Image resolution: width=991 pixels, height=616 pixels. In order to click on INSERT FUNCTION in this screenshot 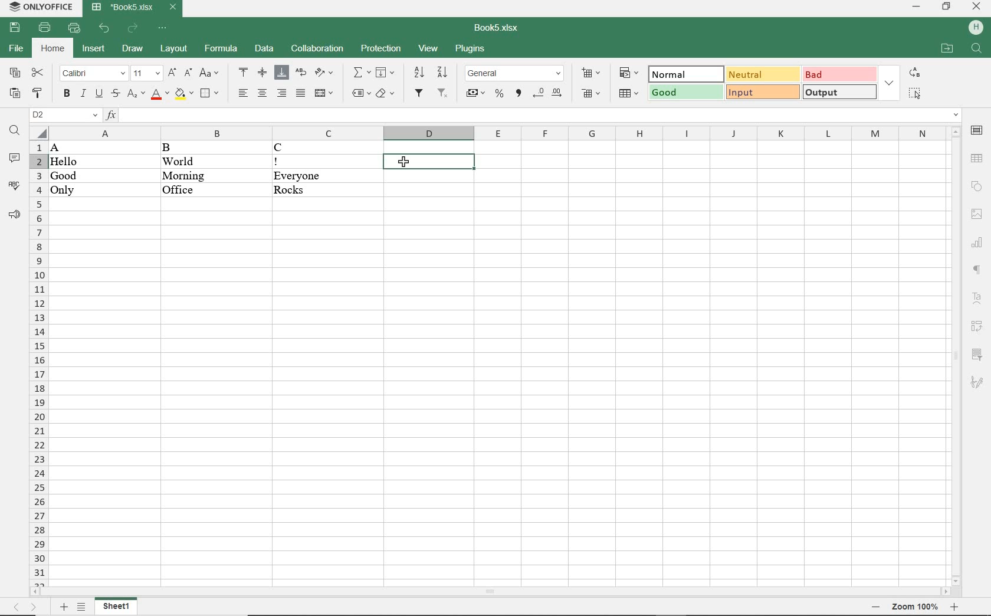, I will do `click(360, 74)`.